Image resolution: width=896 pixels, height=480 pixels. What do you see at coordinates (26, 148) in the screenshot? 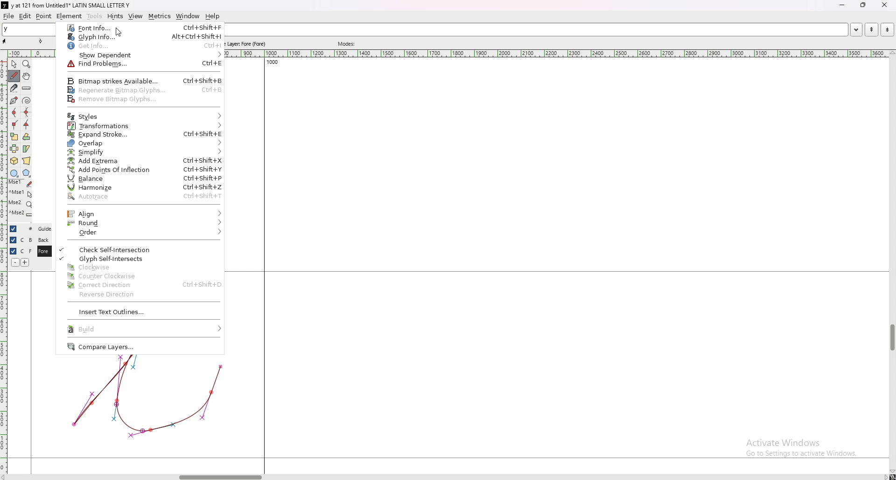
I see `skew the selection` at bounding box center [26, 148].